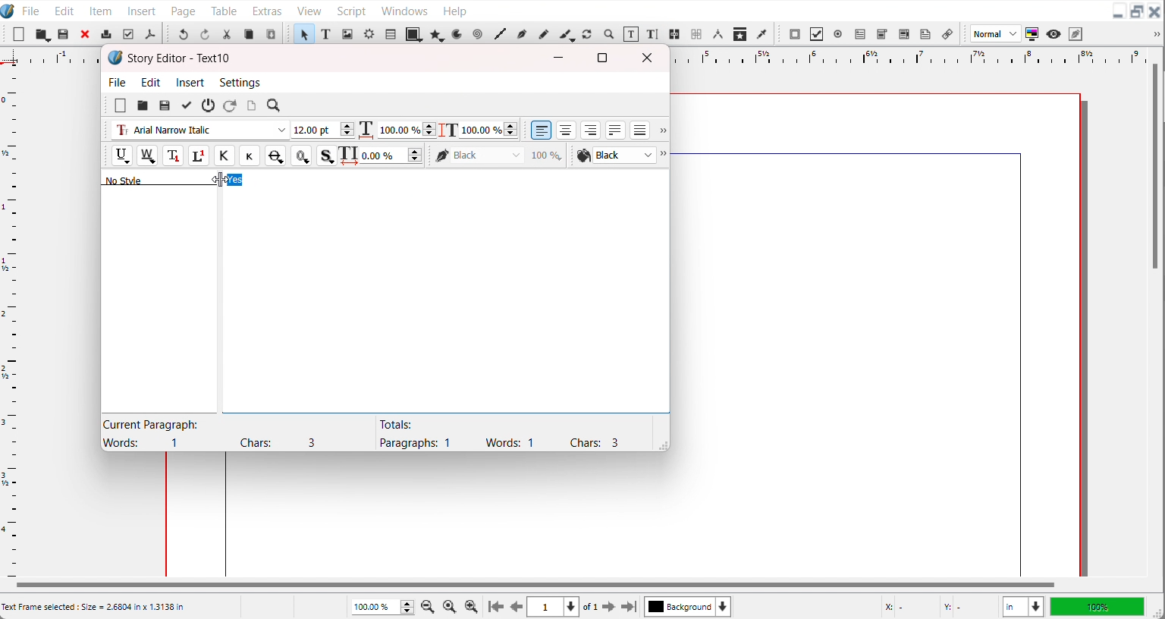  What do you see at coordinates (688, 606) in the screenshot?
I see `Select current layer` at bounding box center [688, 606].